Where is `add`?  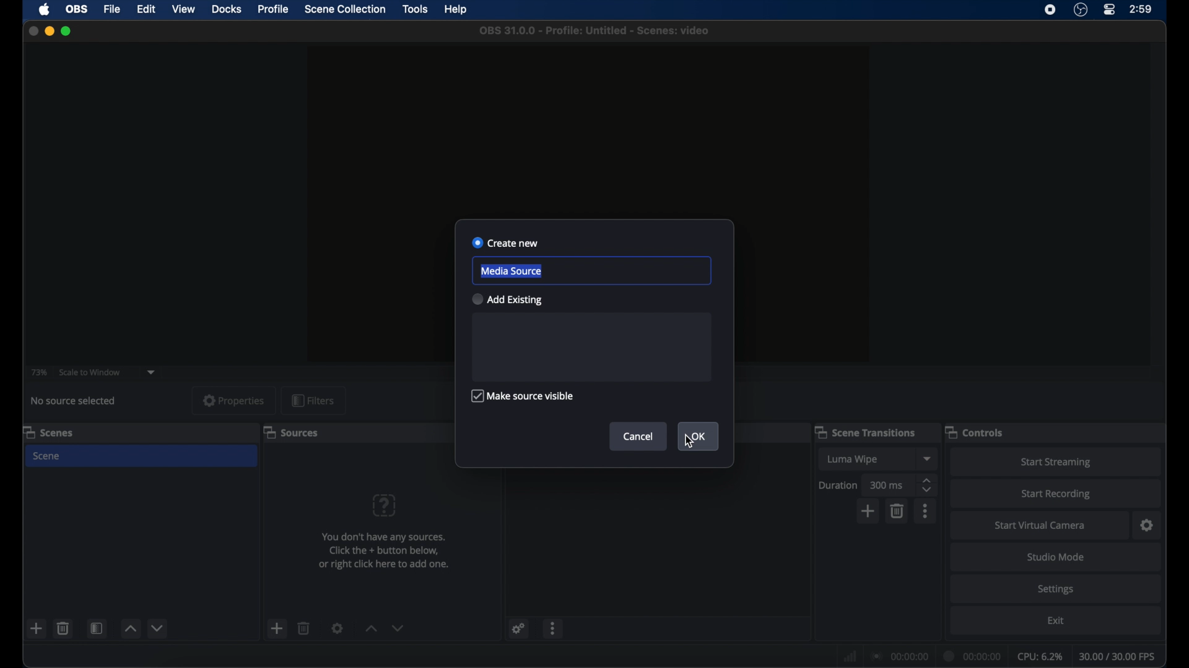 add is located at coordinates (36, 628).